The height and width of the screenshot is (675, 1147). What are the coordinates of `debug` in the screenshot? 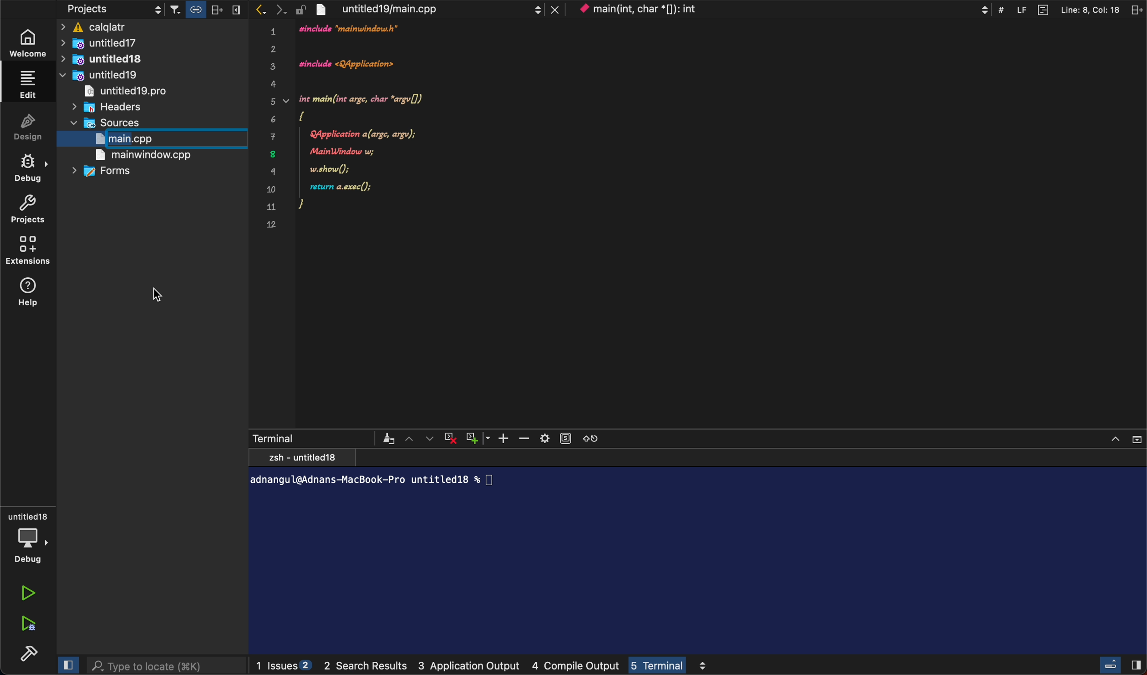 It's located at (29, 535).